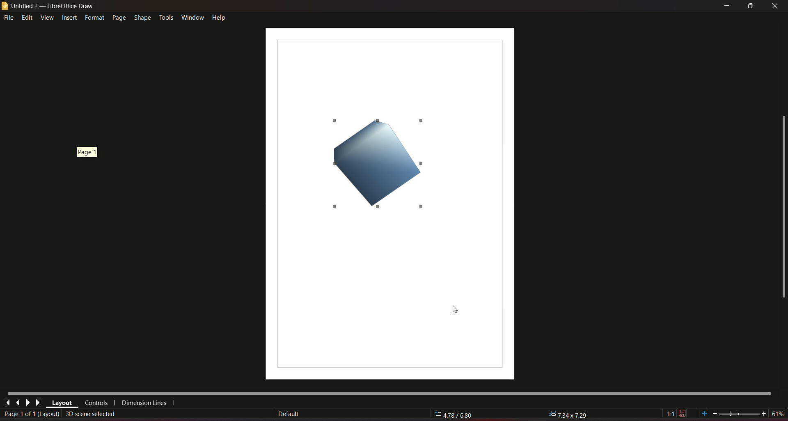  What do you see at coordinates (453, 309) in the screenshot?
I see `cursor` at bounding box center [453, 309].